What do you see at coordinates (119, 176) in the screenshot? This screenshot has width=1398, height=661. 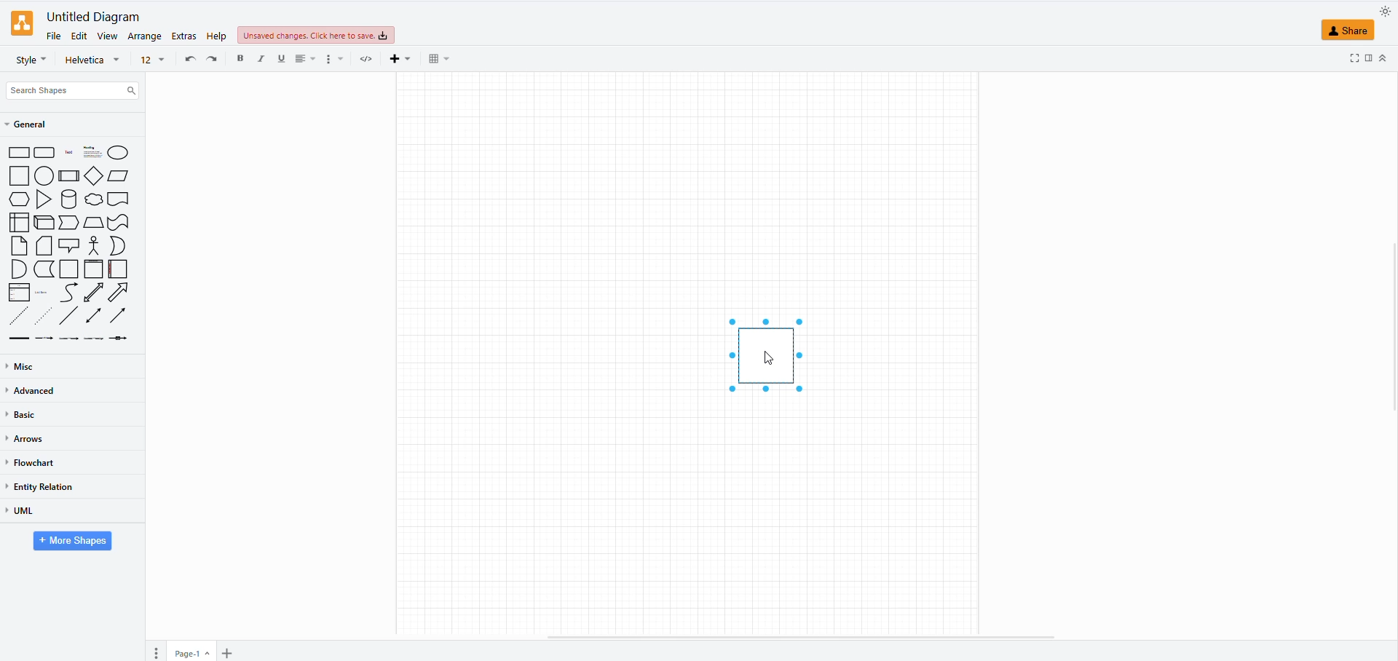 I see `parellelogram` at bounding box center [119, 176].